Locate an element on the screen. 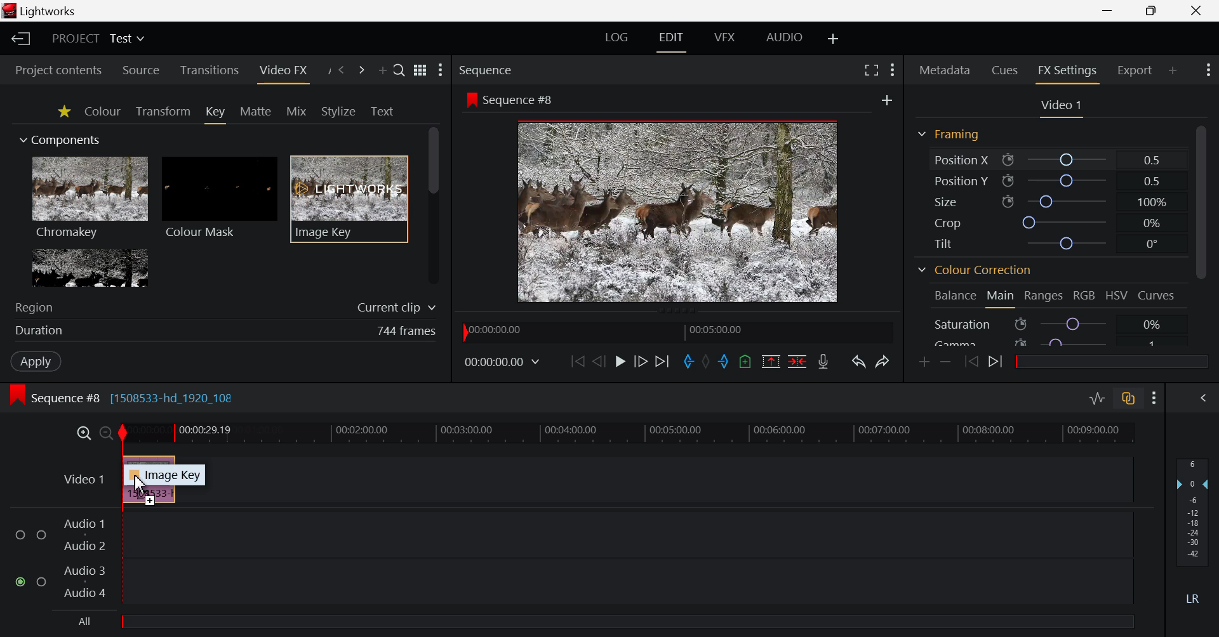 This screenshot has width=1219, height=637. Show Settings is located at coordinates (443, 73).